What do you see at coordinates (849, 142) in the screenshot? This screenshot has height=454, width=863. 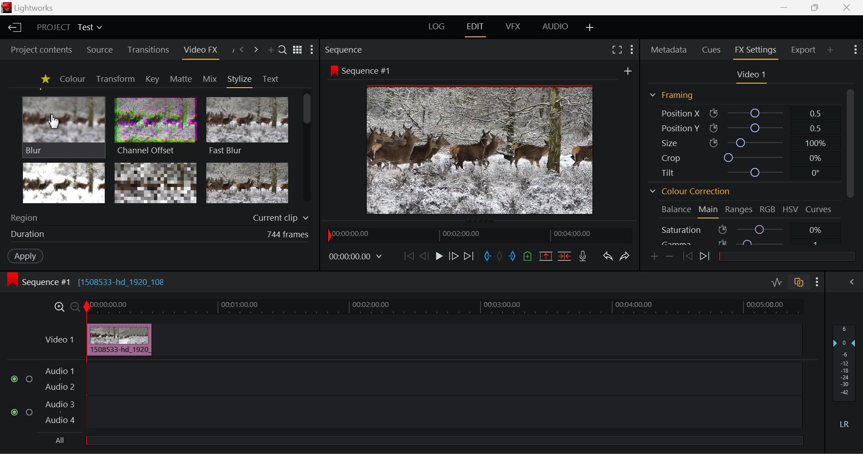 I see `Scroll Bar` at bounding box center [849, 142].